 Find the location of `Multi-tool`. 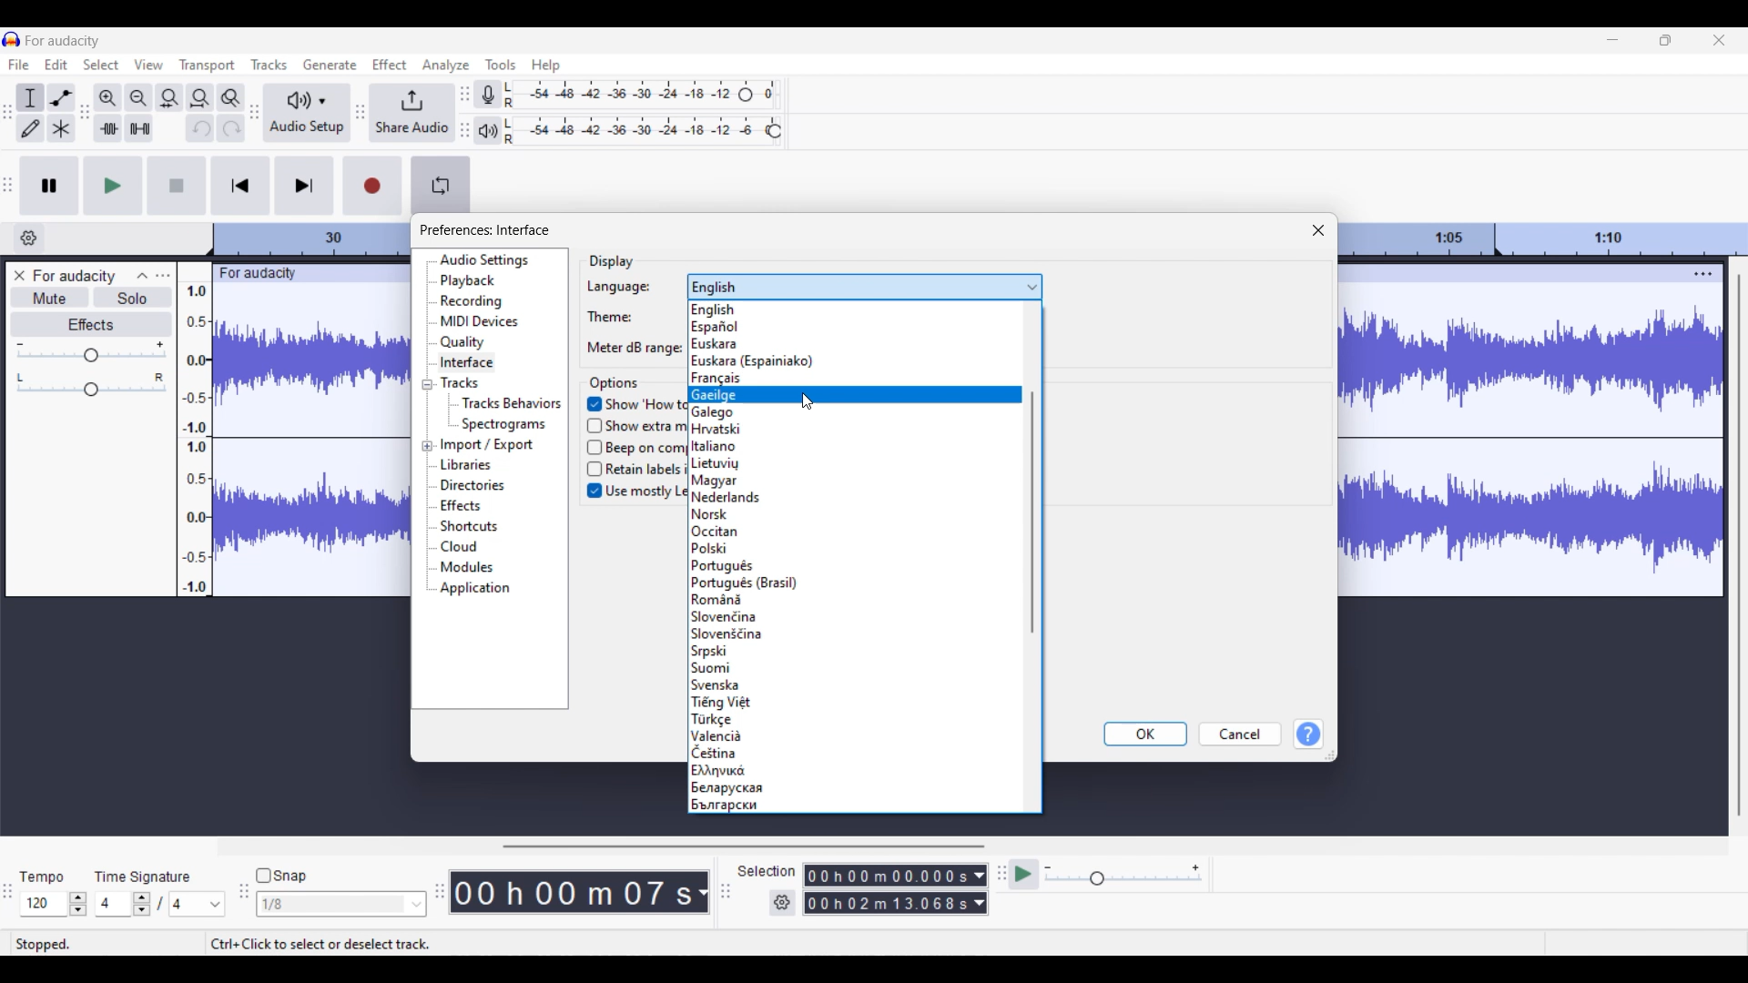

Multi-tool is located at coordinates (61, 127).